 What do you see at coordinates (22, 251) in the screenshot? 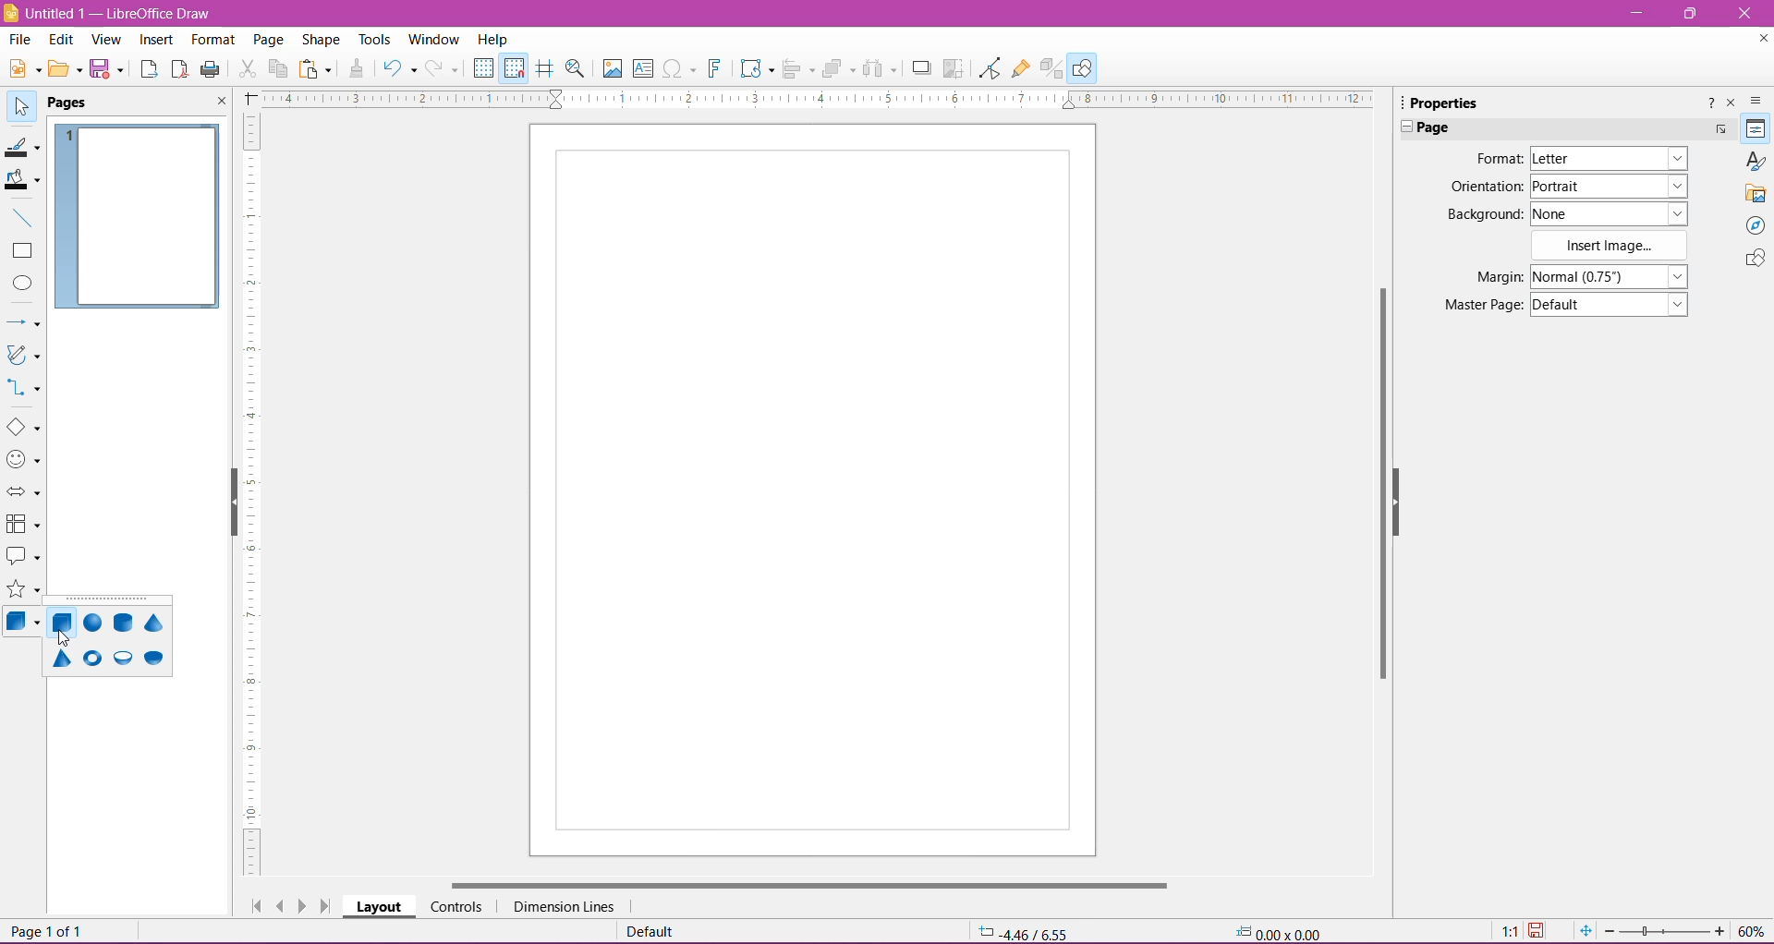
I see `Rectangle` at bounding box center [22, 251].